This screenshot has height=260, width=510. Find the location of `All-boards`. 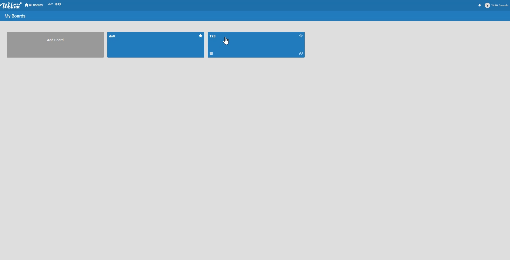

All-boards is located at coordinates (34, 5).